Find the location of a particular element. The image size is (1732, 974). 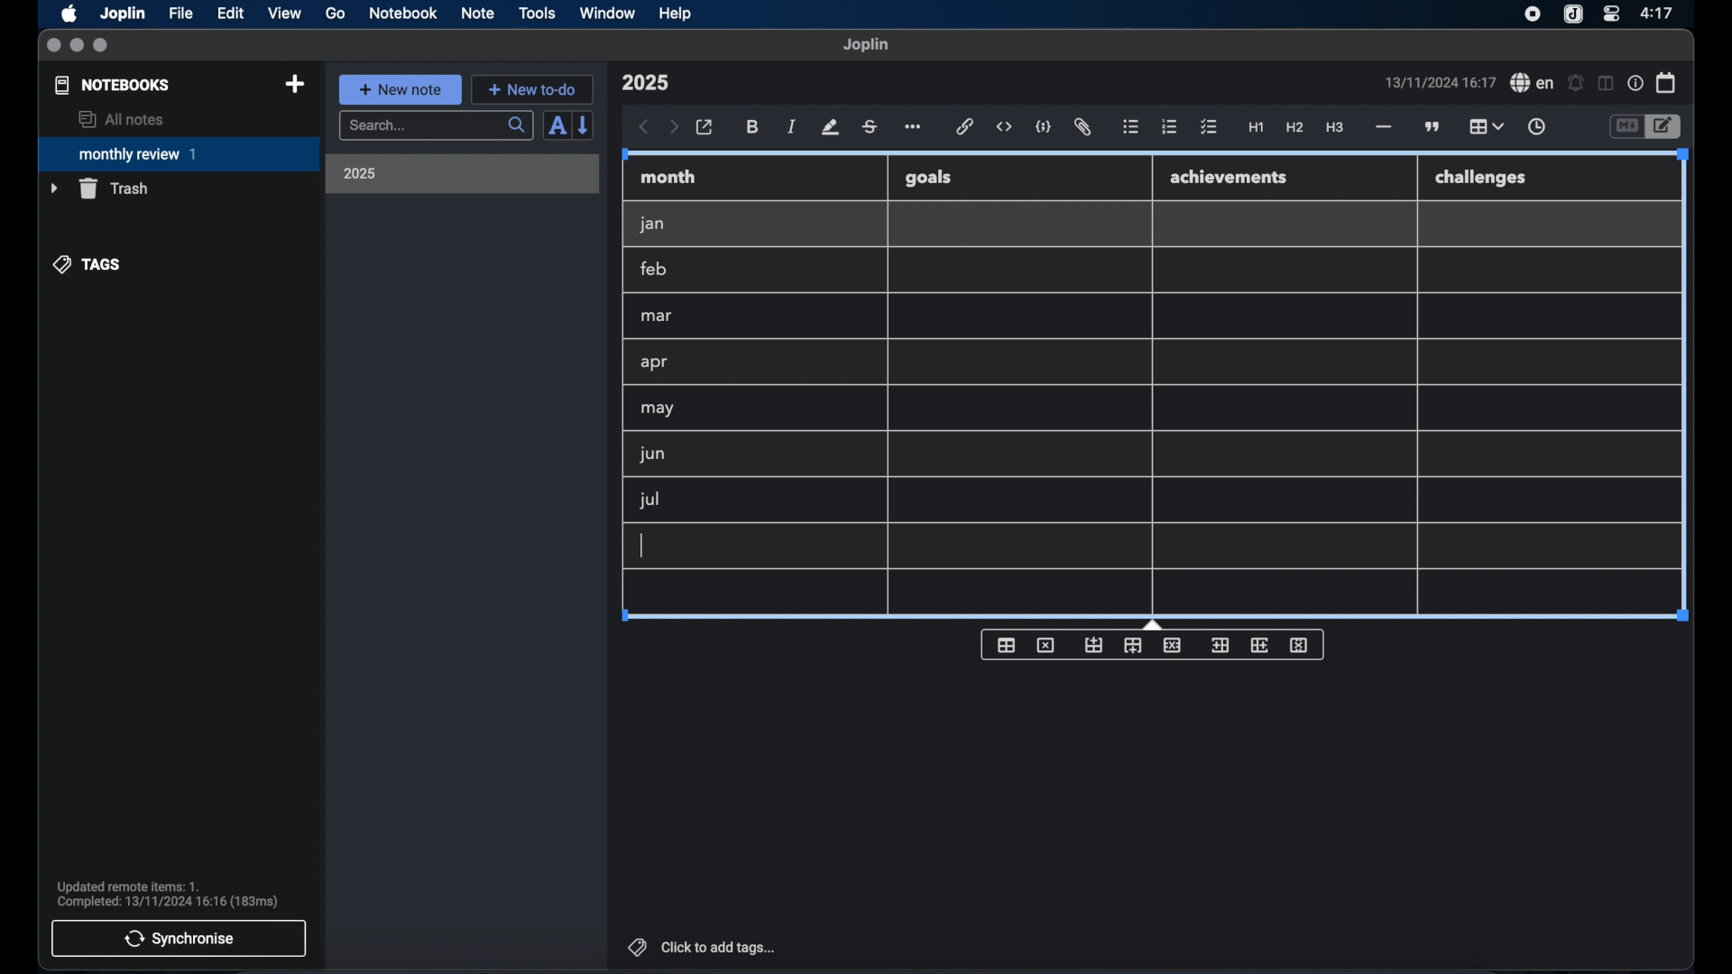

set alarm is located at coordinates (1576, 84).